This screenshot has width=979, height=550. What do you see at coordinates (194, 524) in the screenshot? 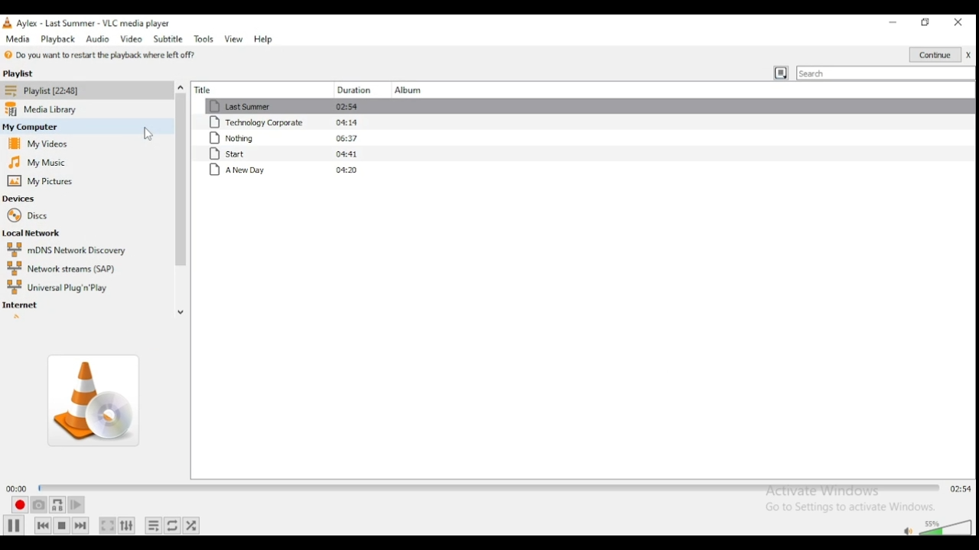
I see `random` at bounding box center [194, 524].